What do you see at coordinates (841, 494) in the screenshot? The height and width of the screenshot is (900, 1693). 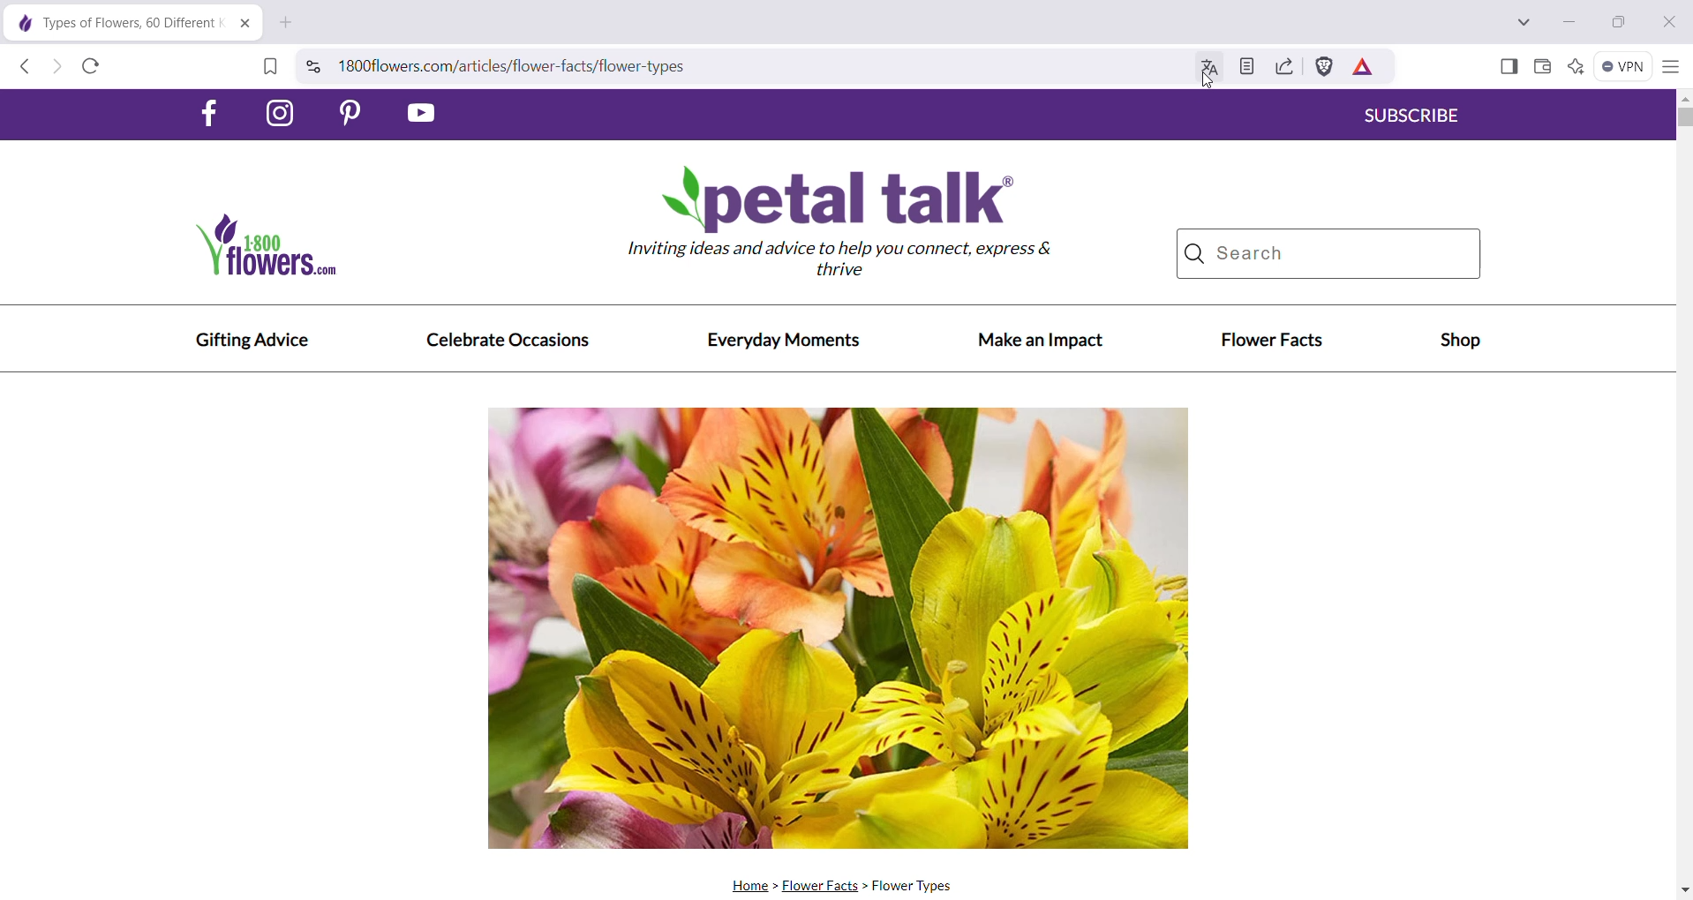 I see `Current Webpage` at bounding box center [841, 494].